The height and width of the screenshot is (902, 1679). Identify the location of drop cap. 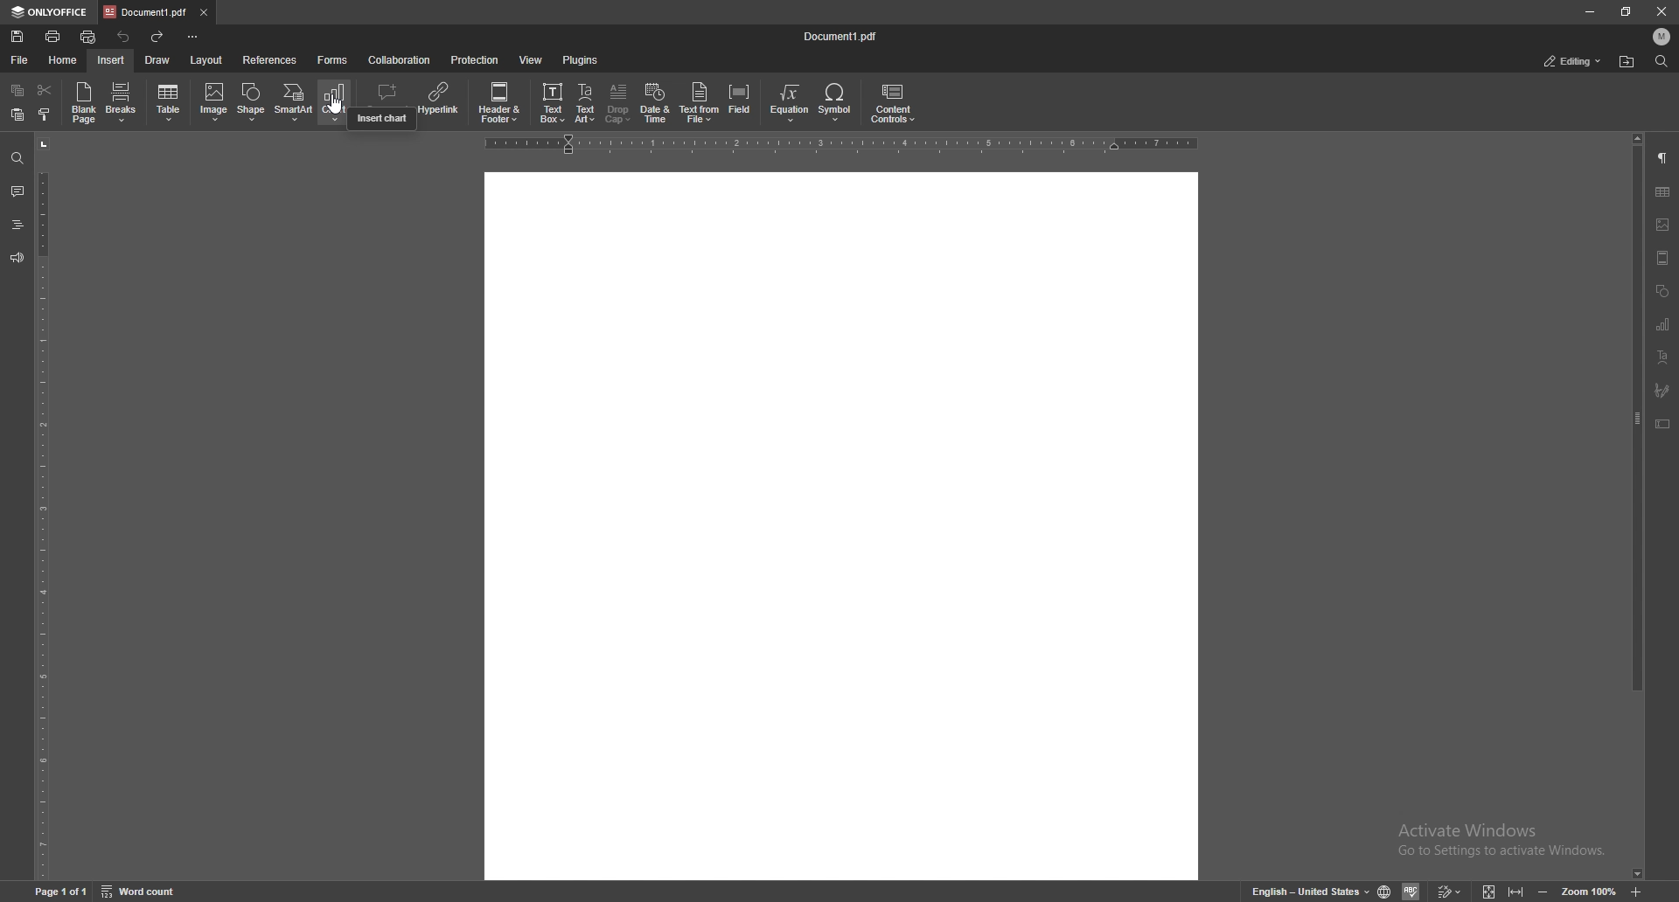
(618, 105).